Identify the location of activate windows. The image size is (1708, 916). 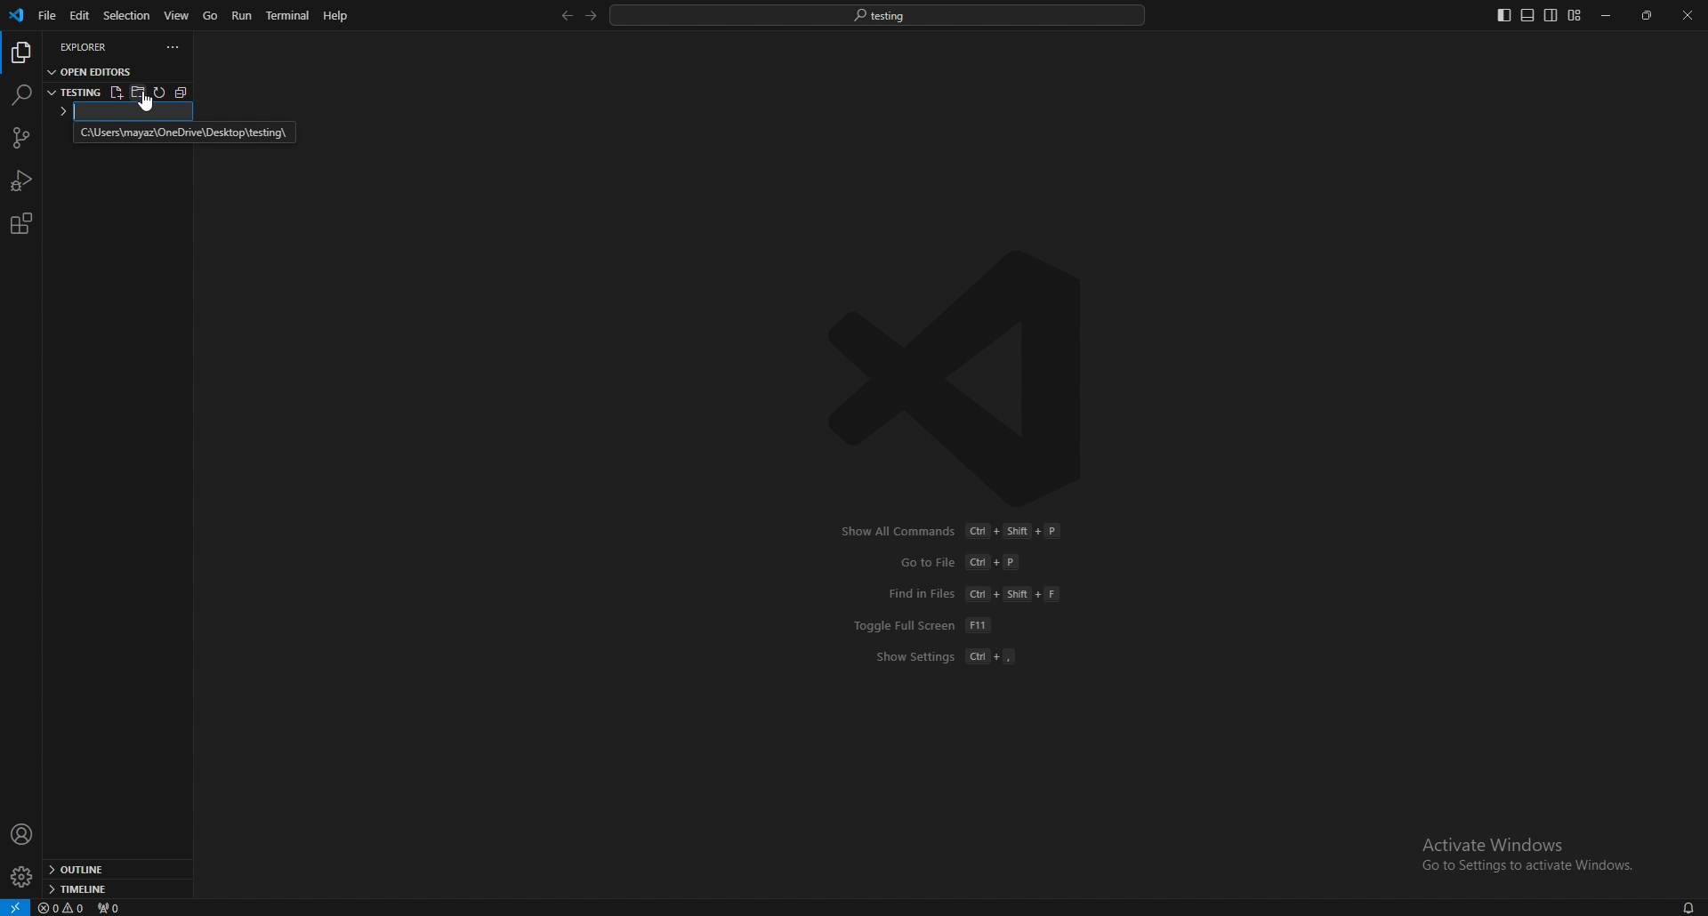
(1521, 846).